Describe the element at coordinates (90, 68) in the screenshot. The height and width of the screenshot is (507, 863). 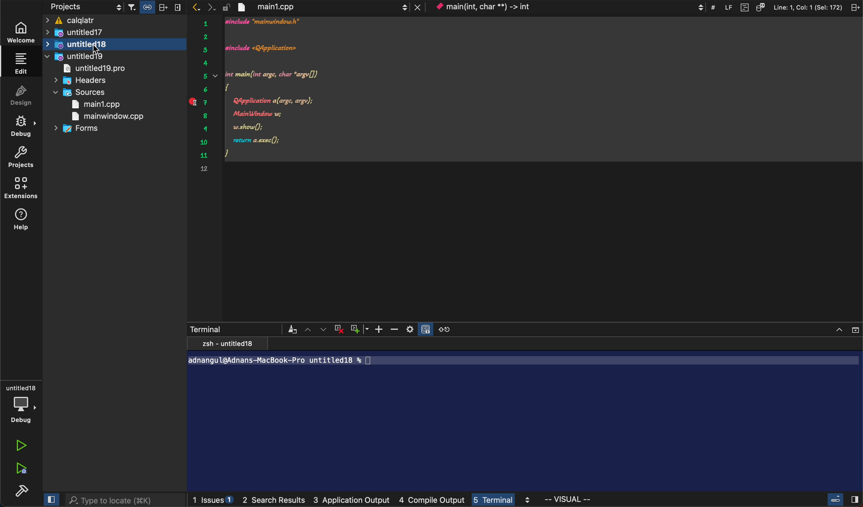
I see `untitled pro` at that location.